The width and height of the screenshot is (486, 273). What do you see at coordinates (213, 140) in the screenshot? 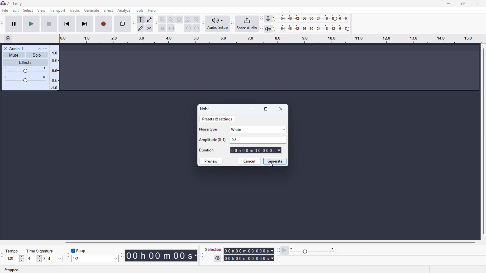
I see `amplitude` at bounding box center [213, 140].